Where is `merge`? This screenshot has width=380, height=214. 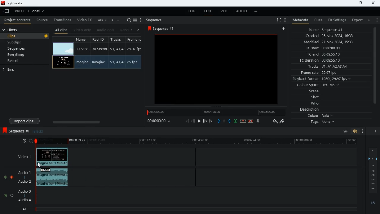
merge is located at coordinates (251, 121).